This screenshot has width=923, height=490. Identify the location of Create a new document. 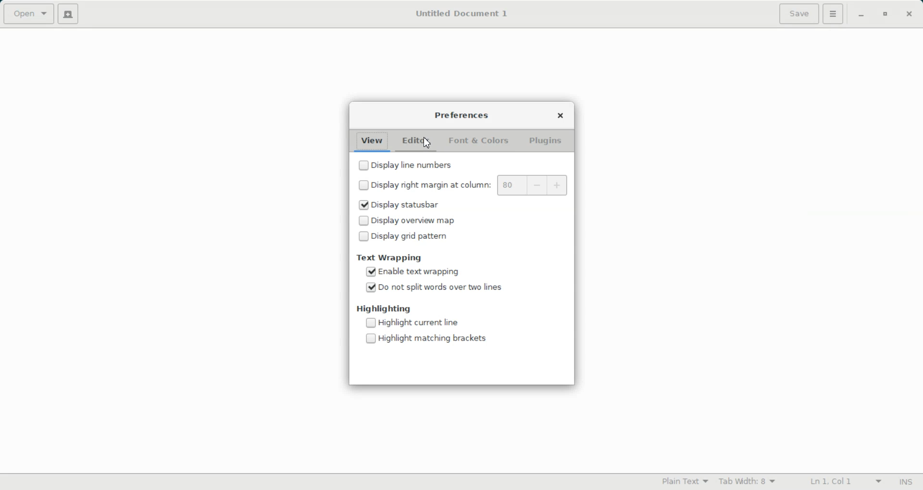
(71, 14).